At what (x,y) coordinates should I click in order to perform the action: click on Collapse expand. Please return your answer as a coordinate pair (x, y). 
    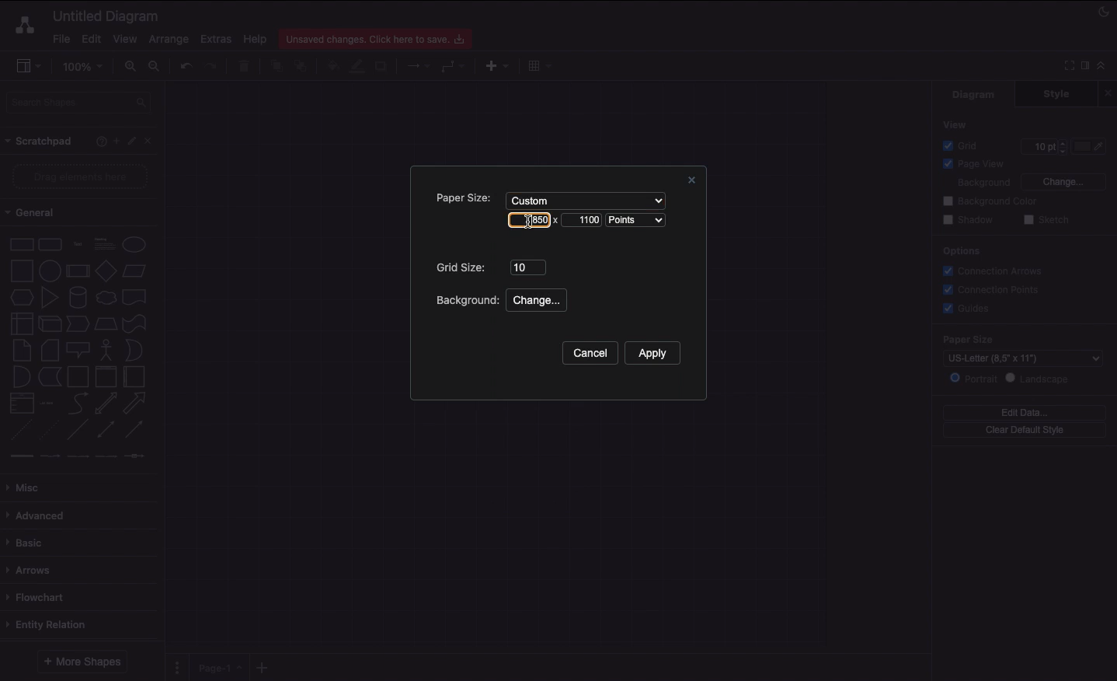
    Looking at the image, I should click on (1105, 69).